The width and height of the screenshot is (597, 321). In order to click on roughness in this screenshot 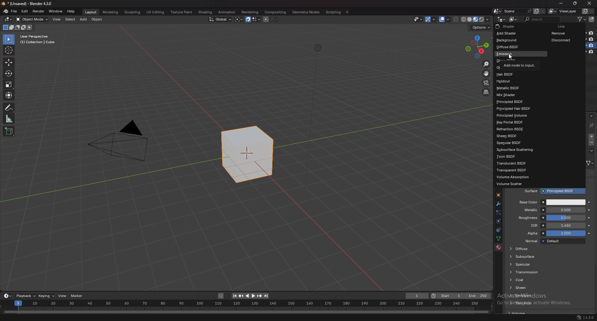, I will do `click(551, 218)`.